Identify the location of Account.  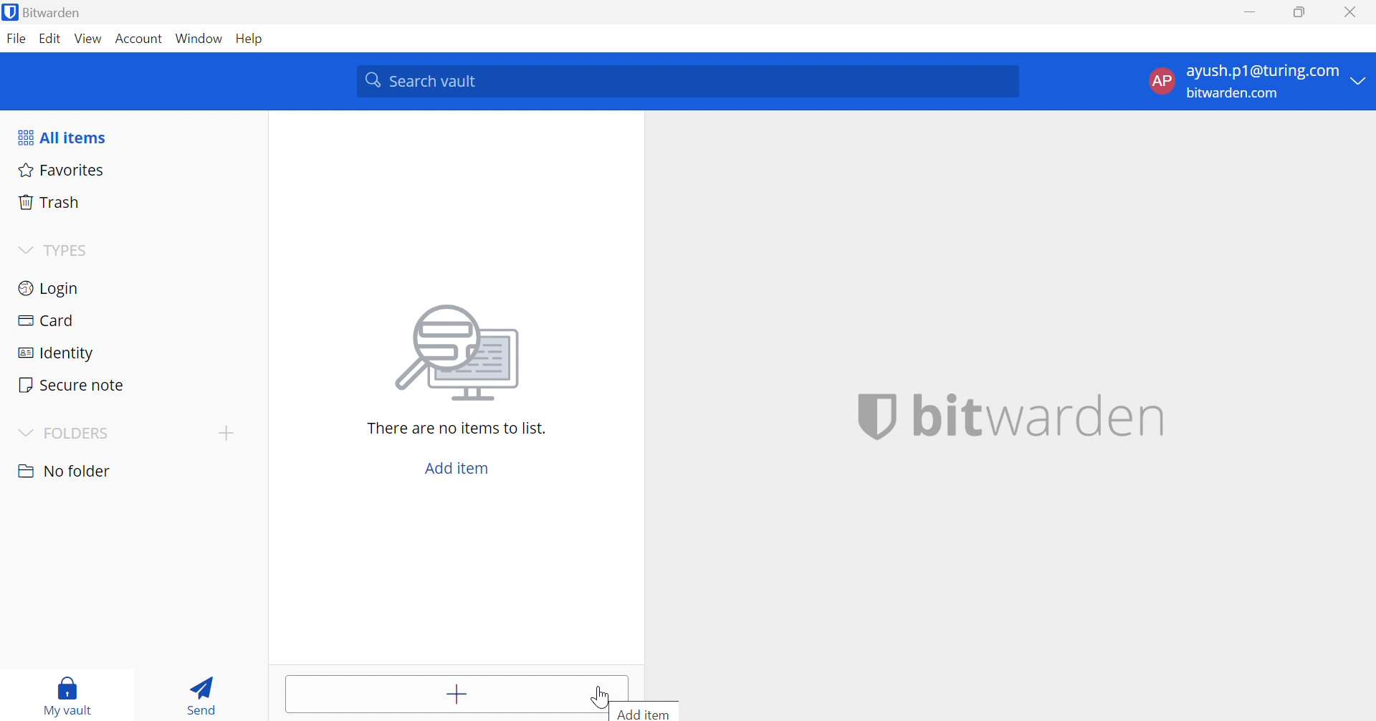
(140, 37).